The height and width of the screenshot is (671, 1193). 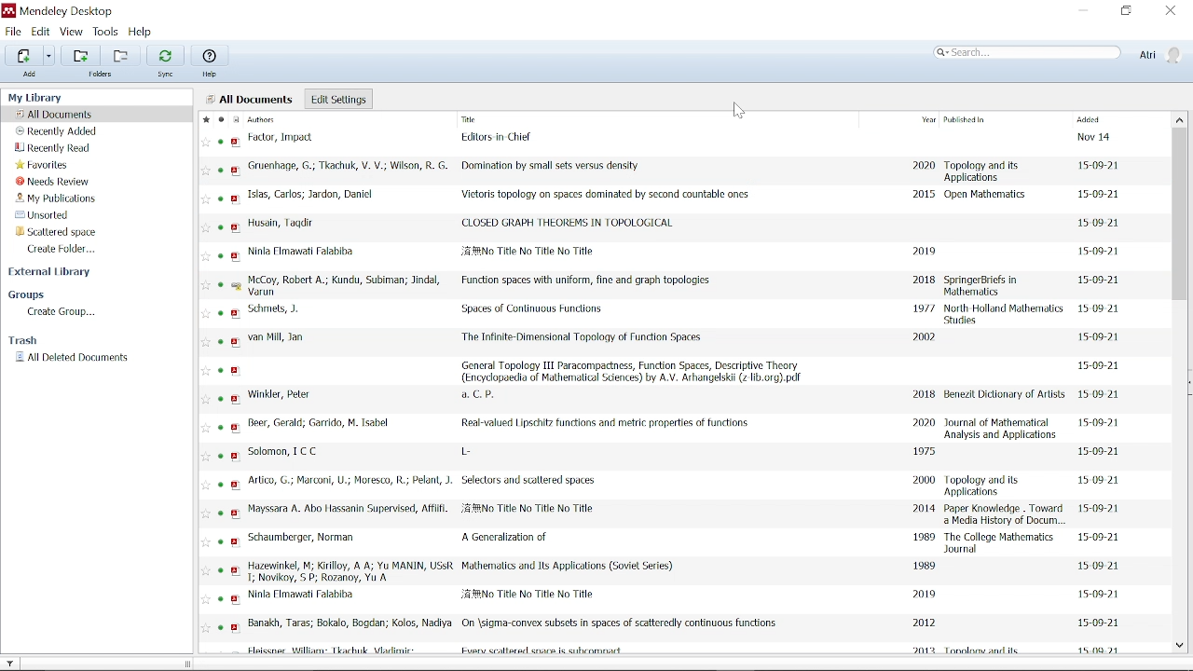 I want to click on Add files options, so click(x=49, y=58).